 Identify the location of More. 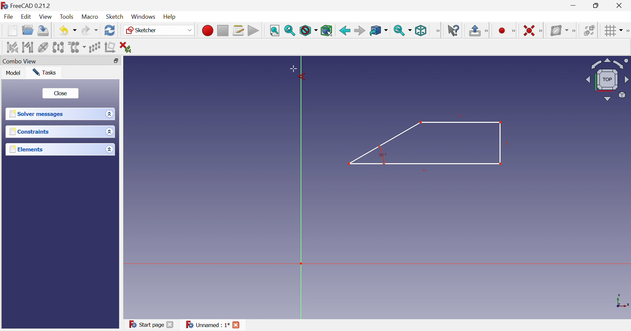
(573, 30).